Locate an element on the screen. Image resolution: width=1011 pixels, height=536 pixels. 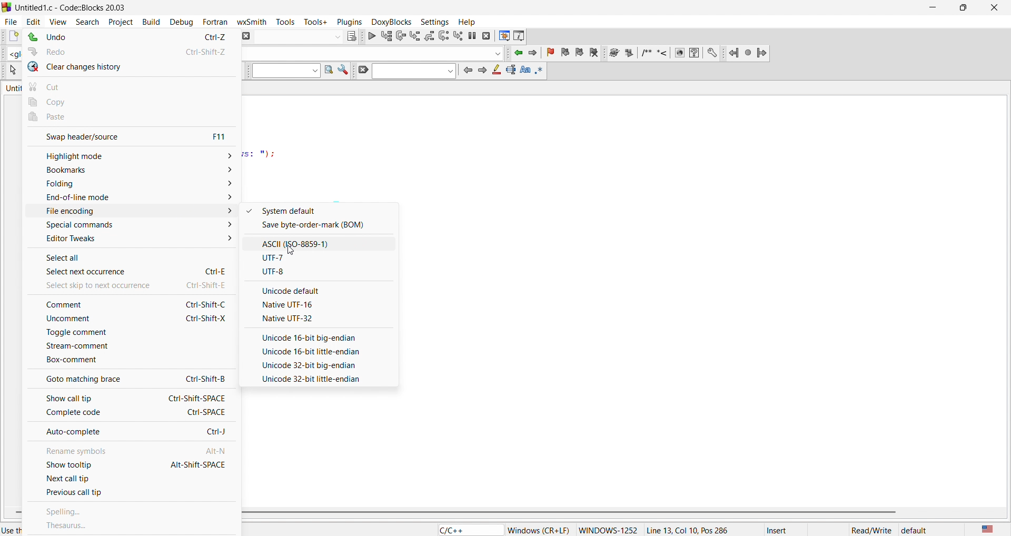
editor tweaks is located at coordinates (130, 241).